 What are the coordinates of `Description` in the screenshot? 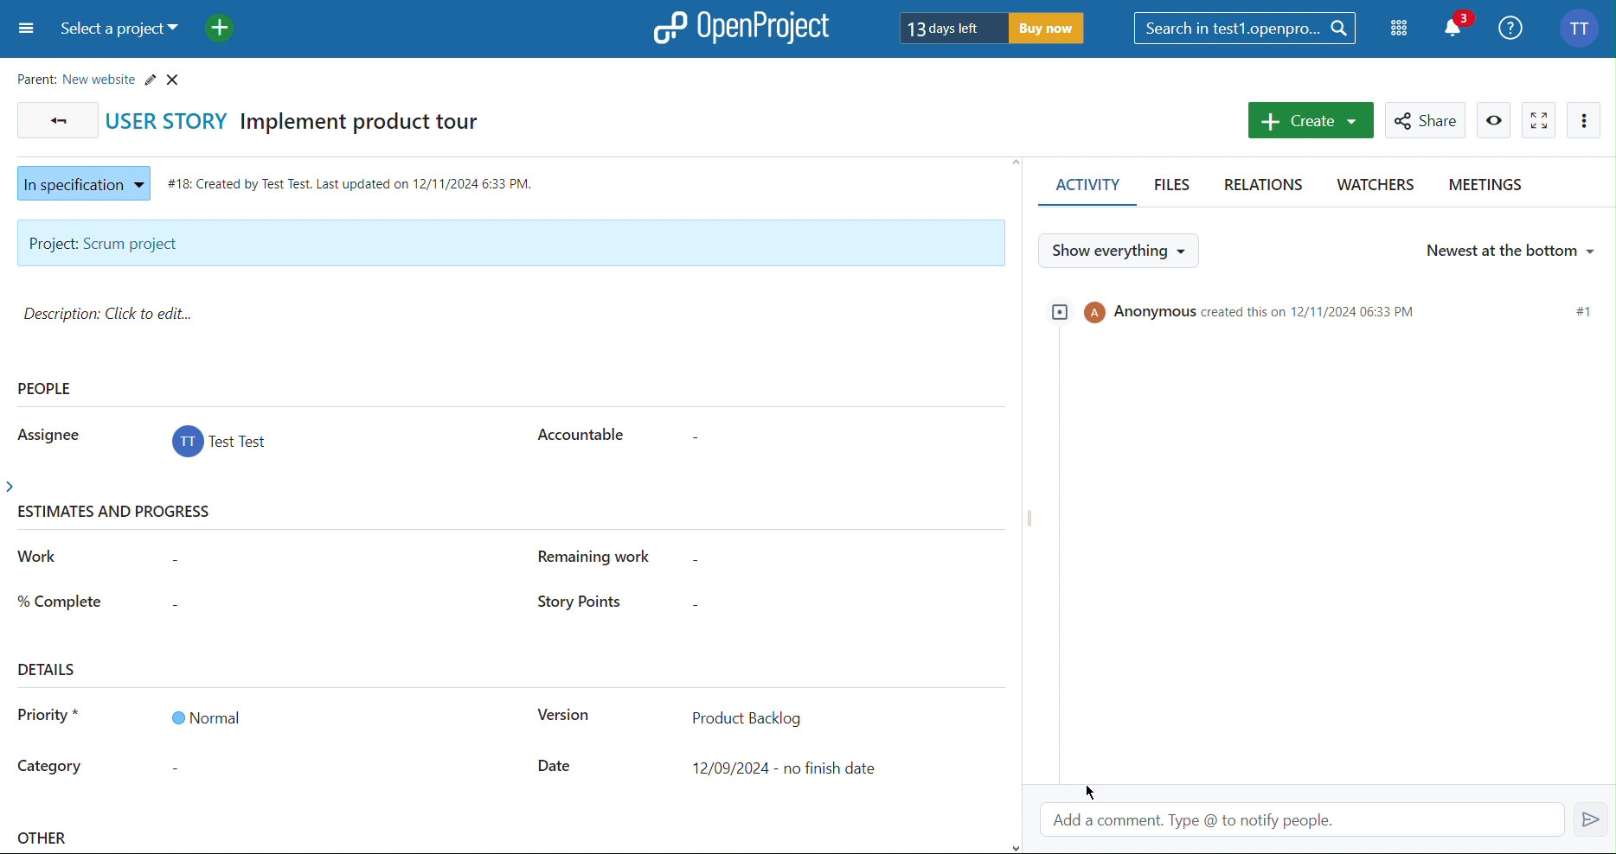 It's located at (114, 314).